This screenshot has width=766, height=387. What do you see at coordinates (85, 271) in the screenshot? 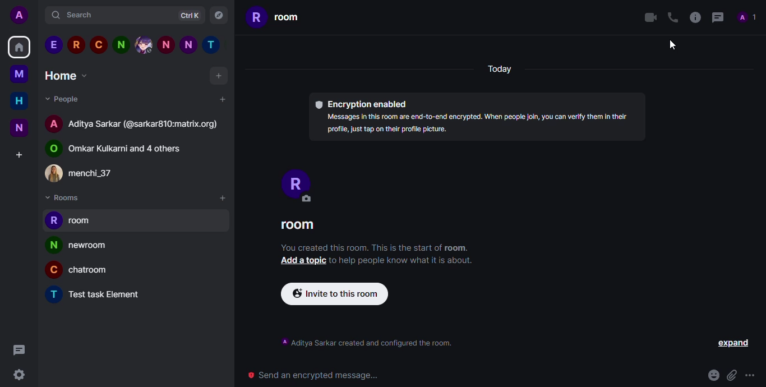
I see `chatroom` at bounding box center [85, 271].